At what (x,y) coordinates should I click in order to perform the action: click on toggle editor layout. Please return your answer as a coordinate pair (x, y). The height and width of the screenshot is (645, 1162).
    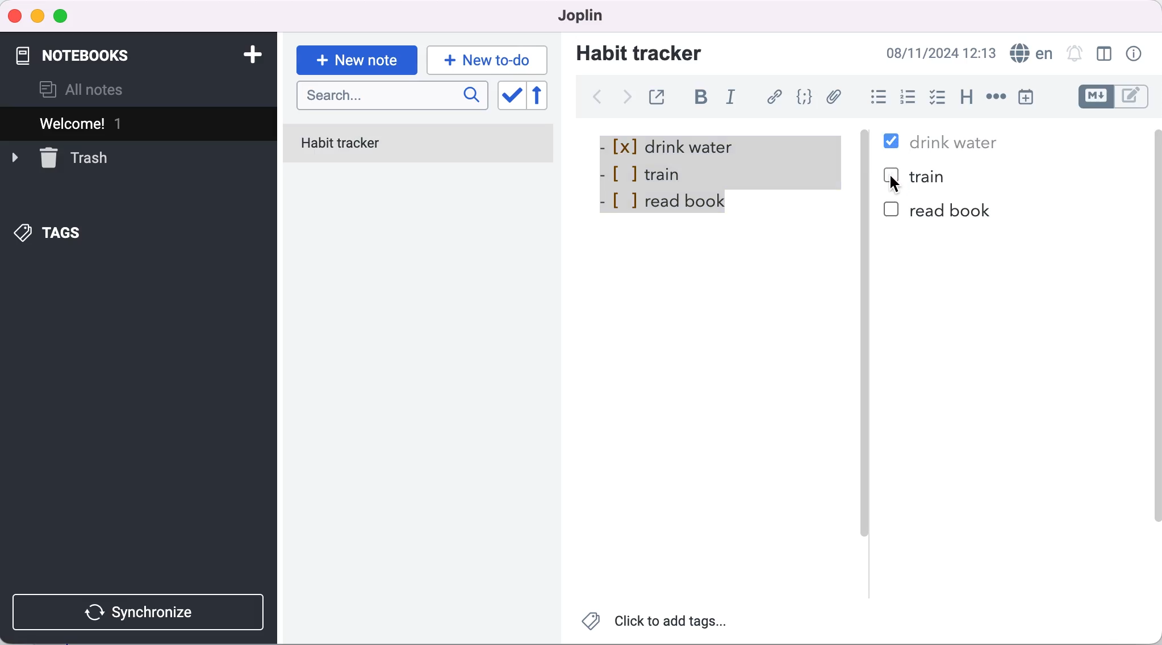
    Looking at the image, I should click on (1105, 54).